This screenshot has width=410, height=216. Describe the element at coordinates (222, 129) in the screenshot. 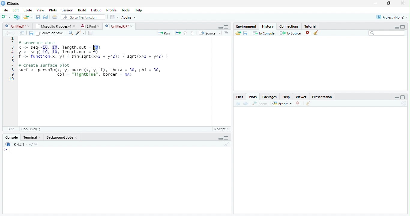

I see `R Script` at that location.